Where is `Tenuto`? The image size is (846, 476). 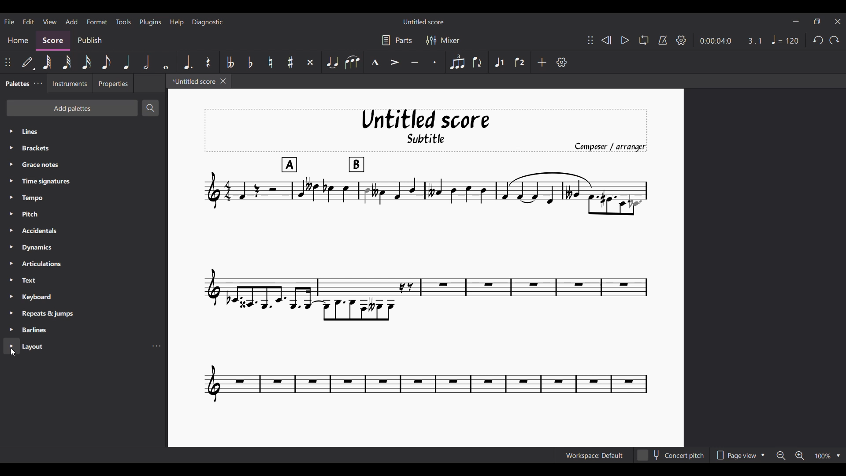
Tenuto is located at coordinates (415, 63).